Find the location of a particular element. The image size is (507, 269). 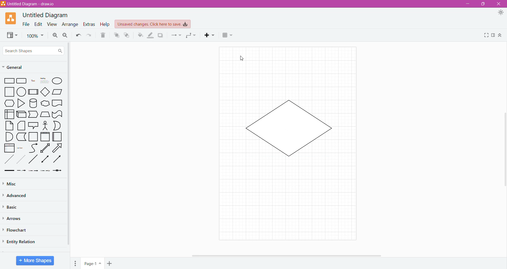

And is located at coordinates (9, 137).